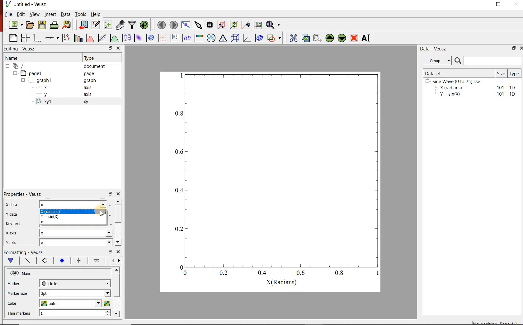  What do you see at coordinates (11, 213) in the screenshot?
I see `Min` at bounding box center [11, 213].